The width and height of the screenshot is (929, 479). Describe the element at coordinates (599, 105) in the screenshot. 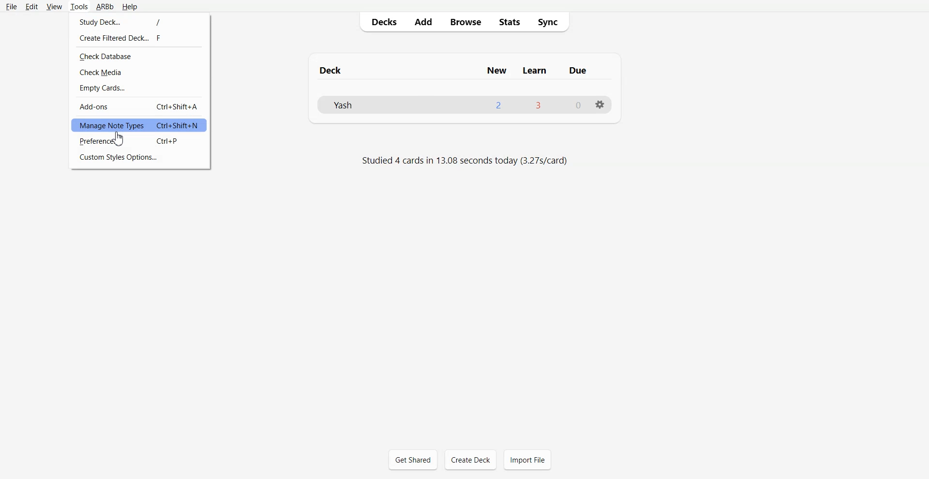

I see `Settings` at that location.